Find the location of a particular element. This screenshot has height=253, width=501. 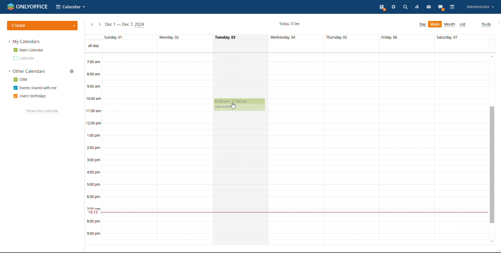

next week is located at coordinates (100, 25).